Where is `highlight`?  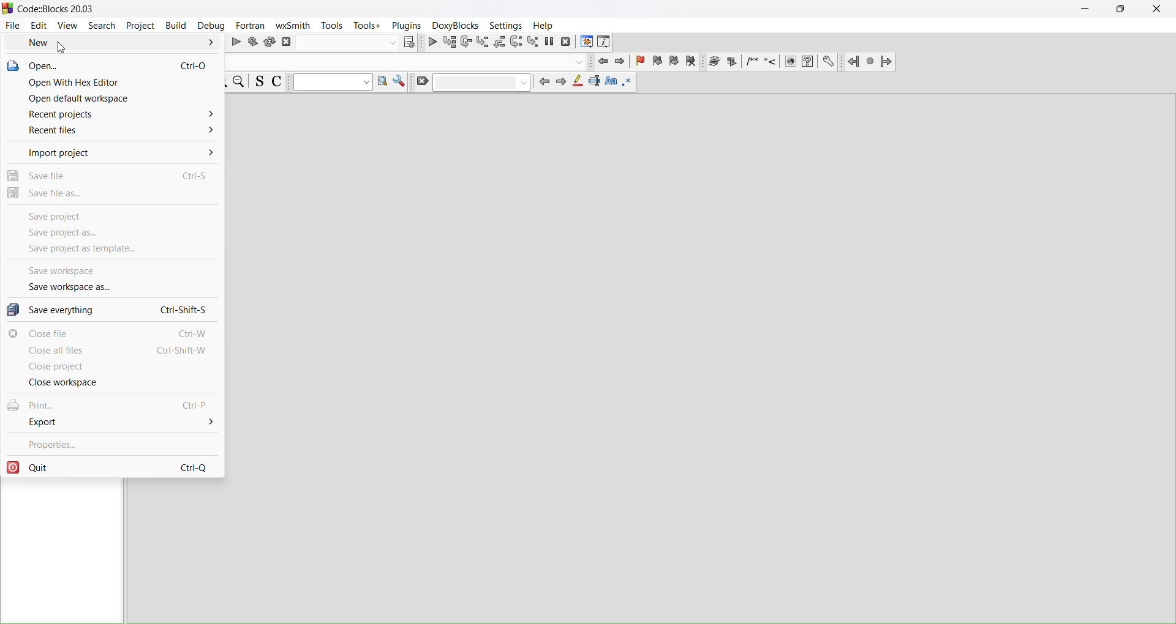
highlight is located at coordinates (579, 84).